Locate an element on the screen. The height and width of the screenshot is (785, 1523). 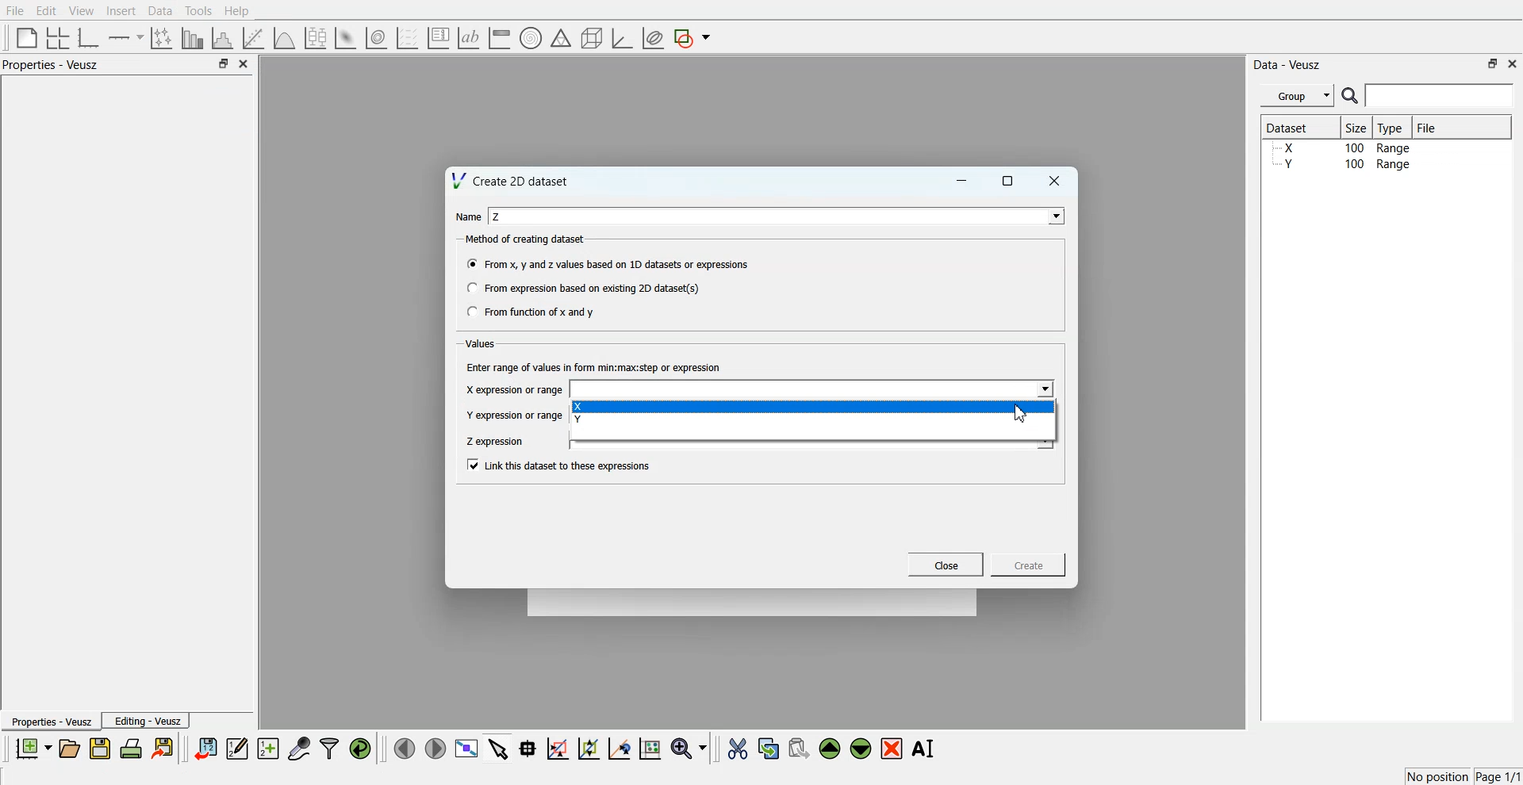
Histogram of dataset is located at coordinates (221, 39).